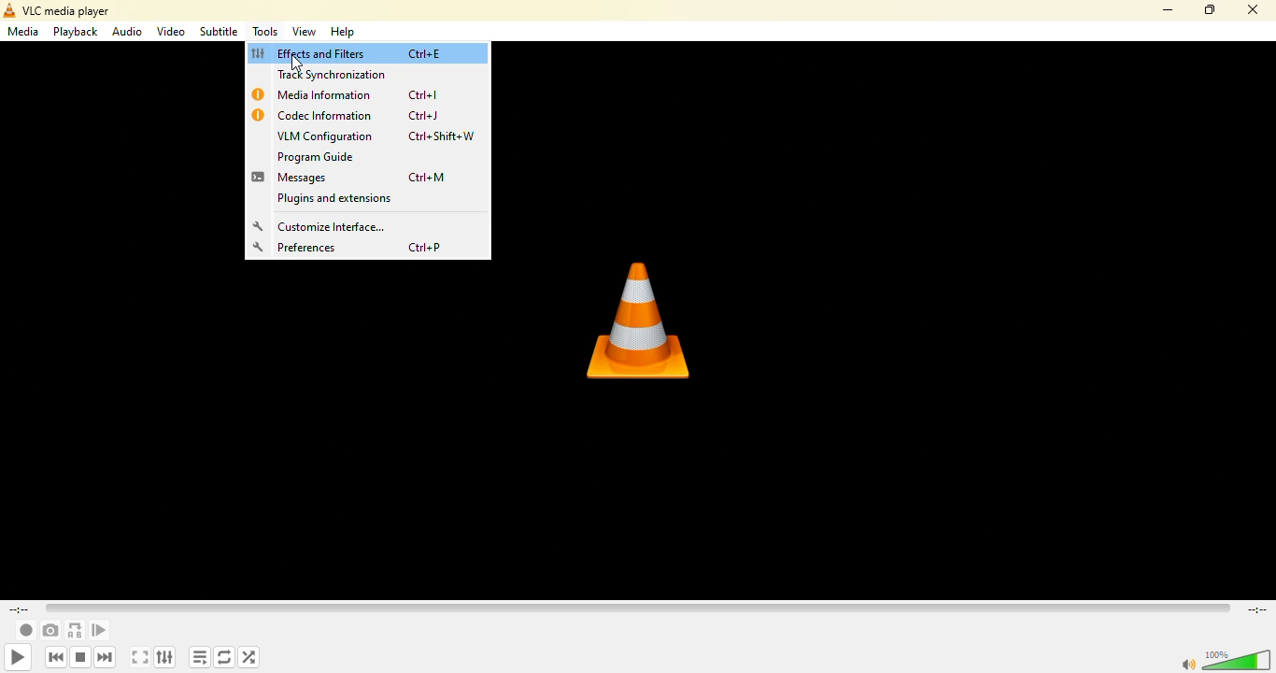 The height and width of the screenshot is (673, 1276). Describe the element at coordinates (18, 658) in the screenshot. I see `play` at that location.